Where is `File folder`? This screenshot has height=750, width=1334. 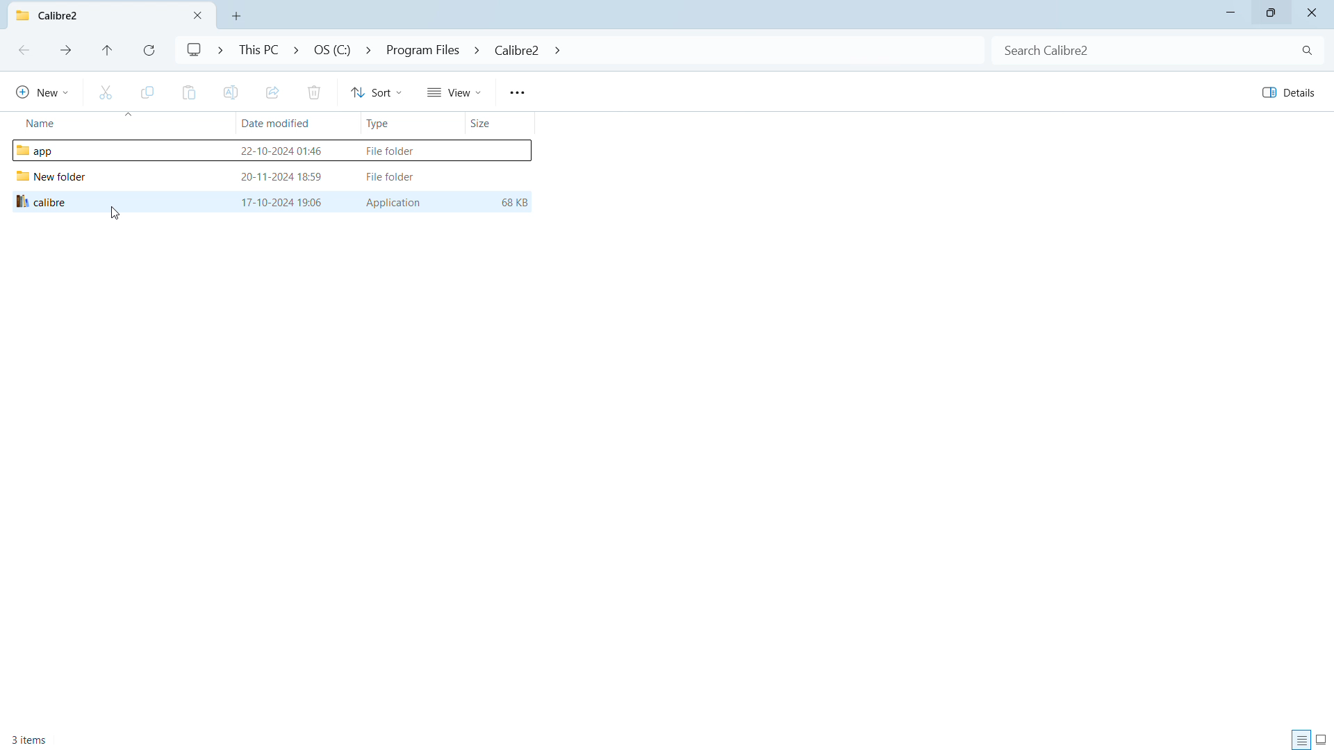 File folder is located at coordinates (389, 151).